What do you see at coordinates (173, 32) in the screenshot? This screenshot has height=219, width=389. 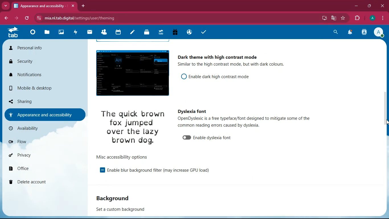 I see `gift` at bounding box center [173, 32].